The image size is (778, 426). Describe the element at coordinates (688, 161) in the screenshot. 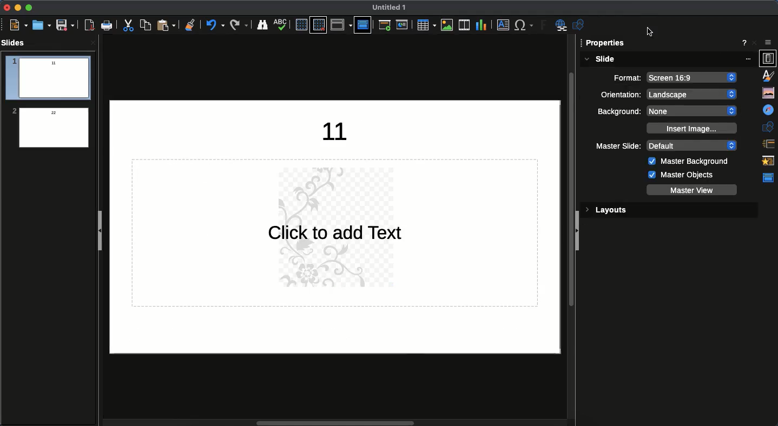

I see `Master background` at that location.